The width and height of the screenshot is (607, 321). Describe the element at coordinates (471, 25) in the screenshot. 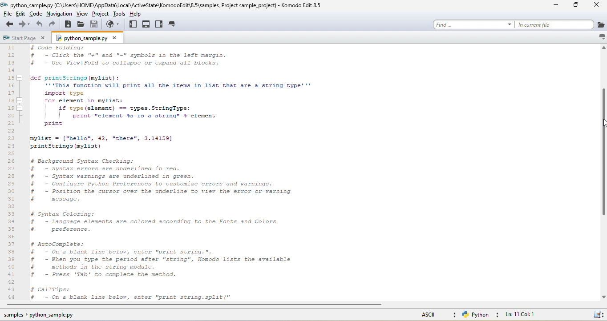

I see `find` at that location.